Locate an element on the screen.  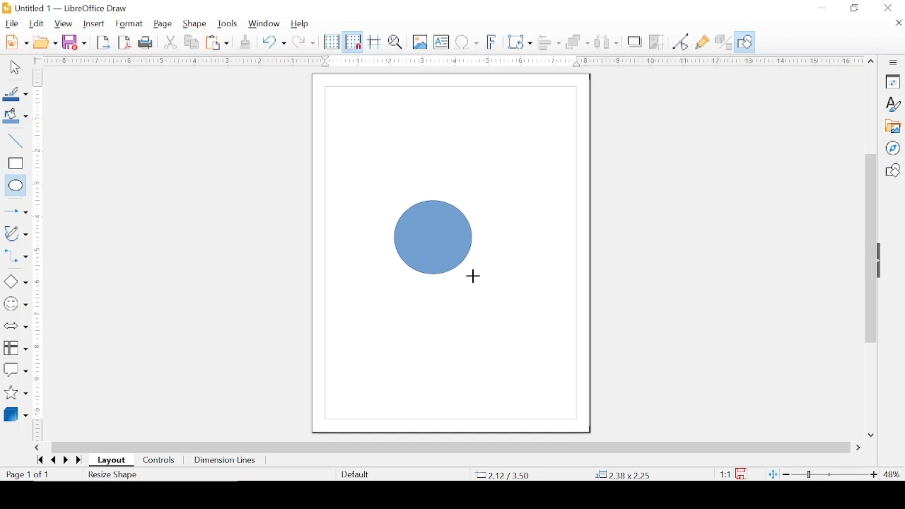
go forwards is located at coordinates (78, 460).